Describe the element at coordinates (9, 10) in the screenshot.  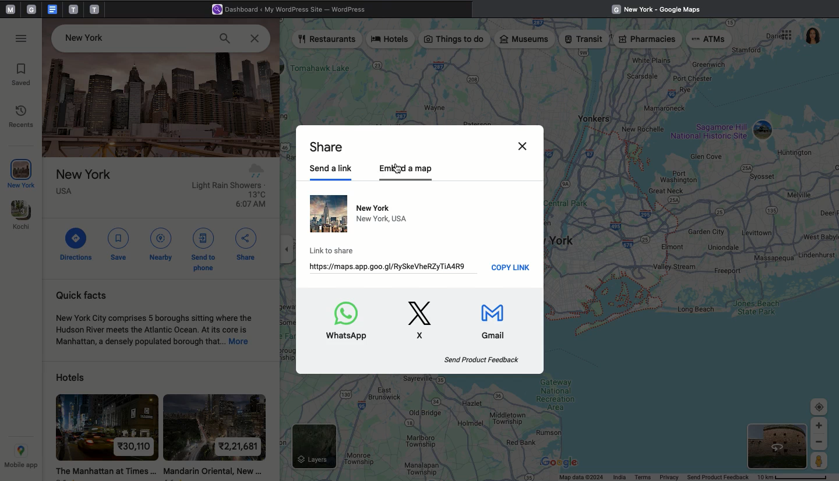
I see `Pinned tabs` at that location.